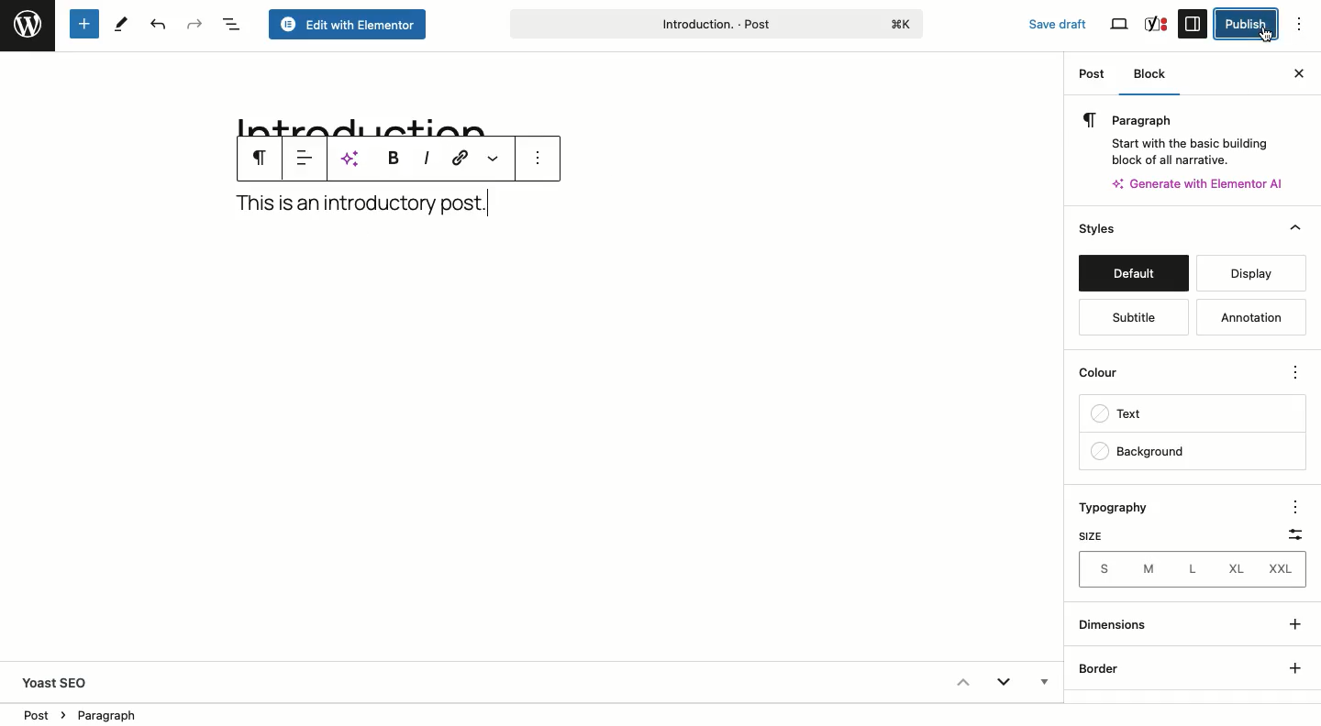 This screenshot has height=726, width=1321. Describe the element at coordinates (1130, 318) in the screenshot. I see `Subtitle` at that location.